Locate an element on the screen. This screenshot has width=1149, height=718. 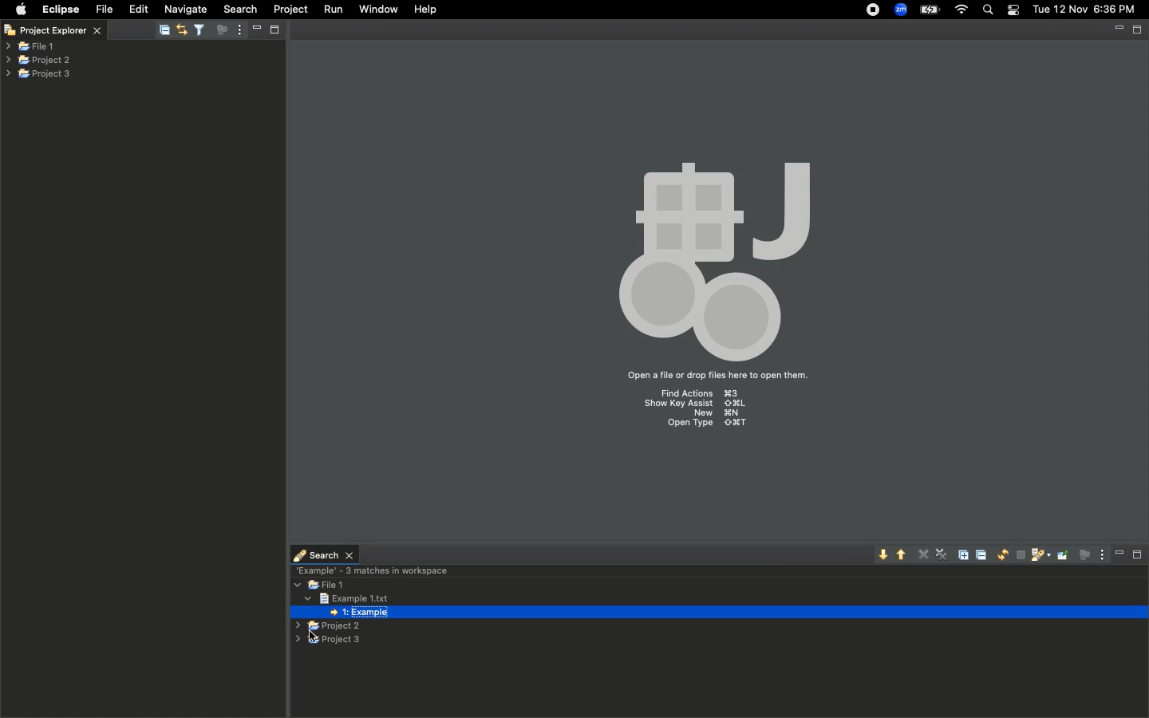
Show previous match is located at coordinates (904, 554).